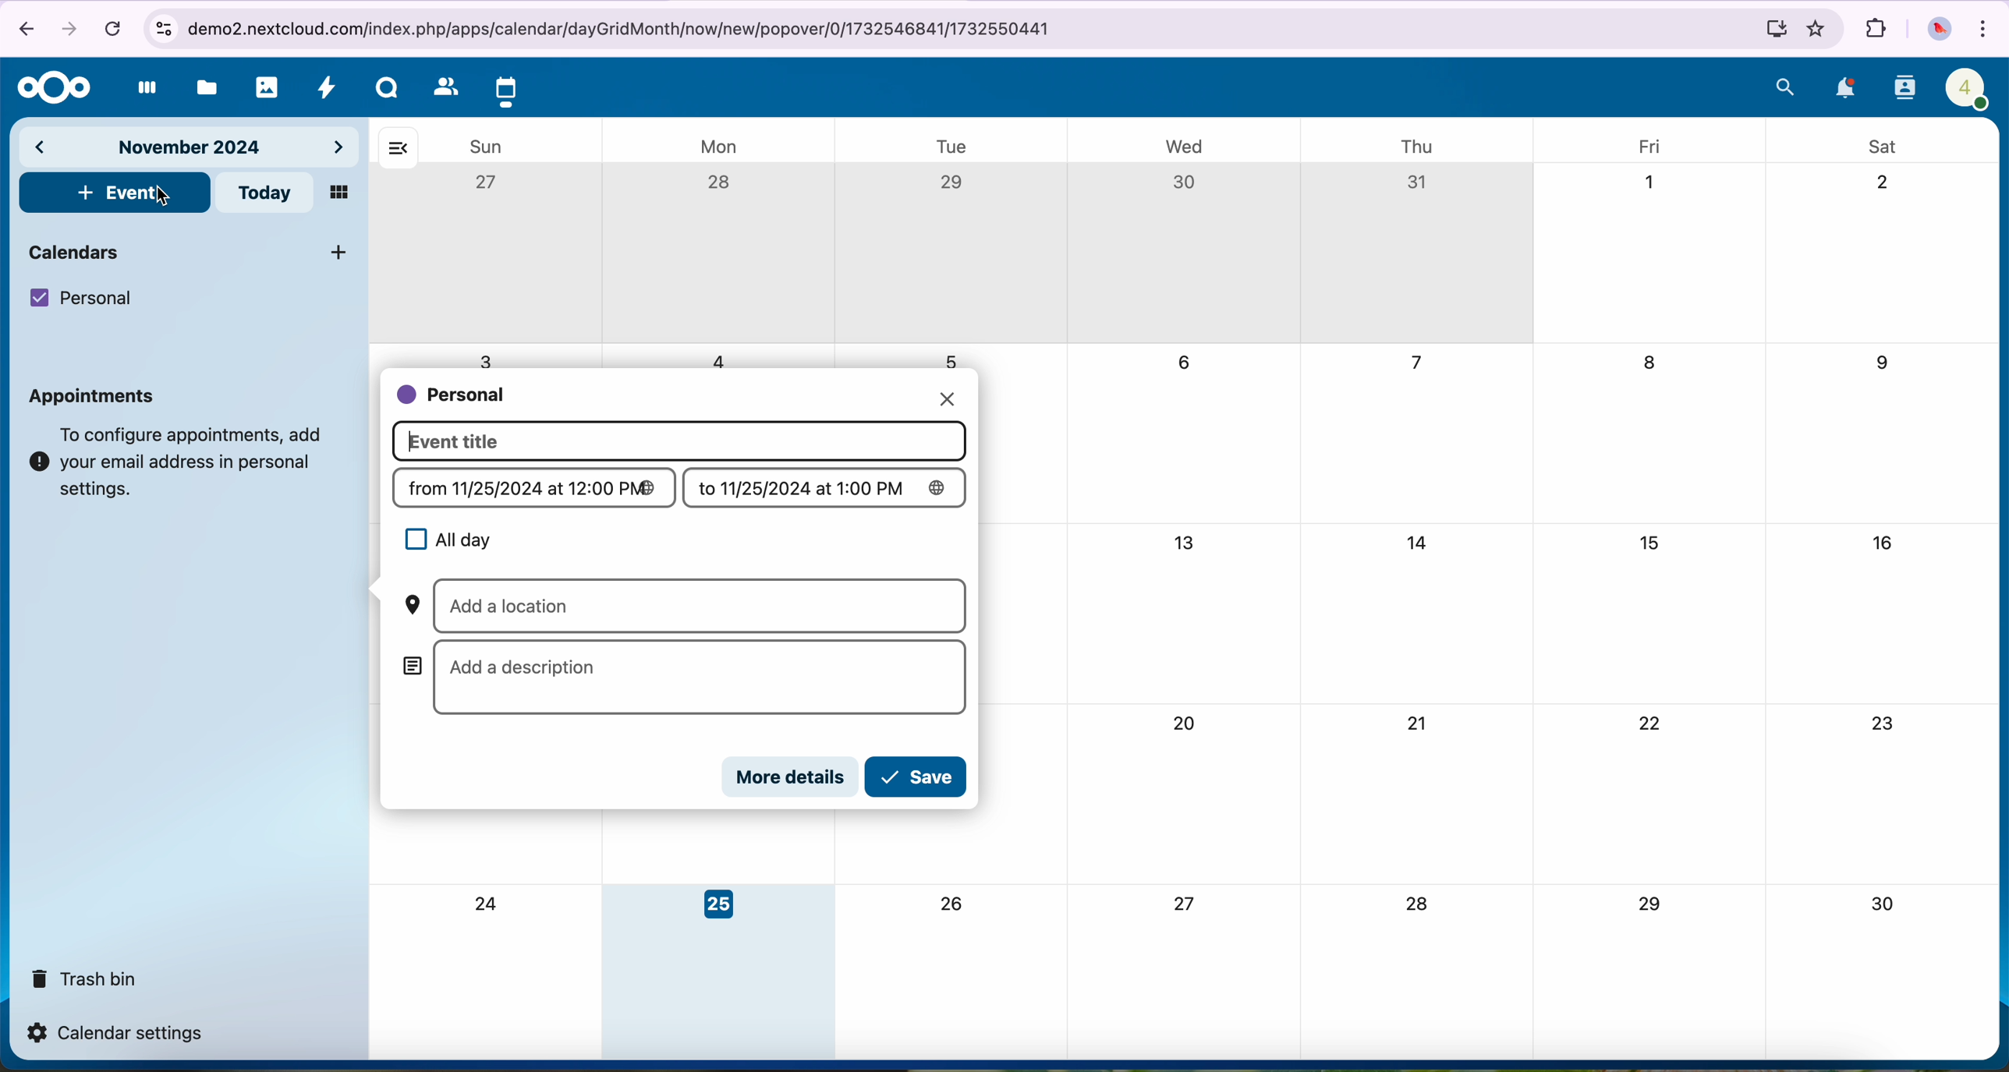 This screenshot has width=2009, height=1072. What do you see at coordinates (954, 184) in the screenshot?
I see `29` at bounding box center [954, 184].